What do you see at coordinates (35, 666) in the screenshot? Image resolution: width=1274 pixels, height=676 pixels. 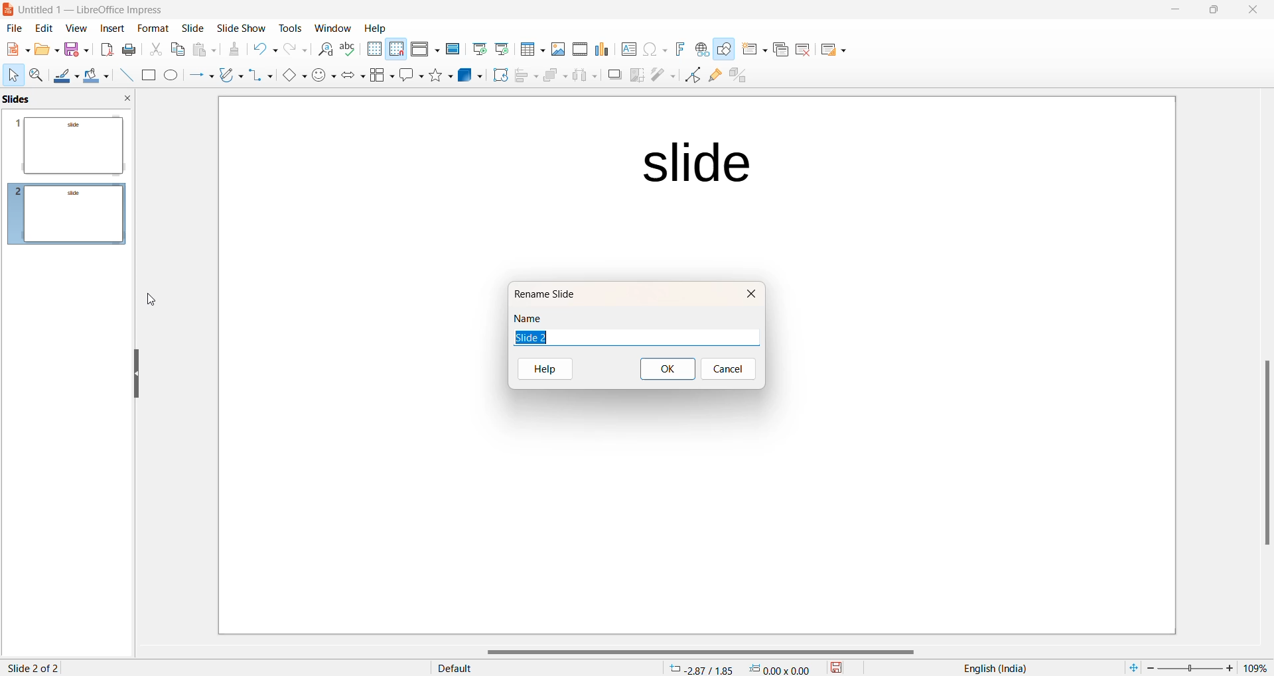 I see `slide 2 of 2` at bounding box center [35, 666].